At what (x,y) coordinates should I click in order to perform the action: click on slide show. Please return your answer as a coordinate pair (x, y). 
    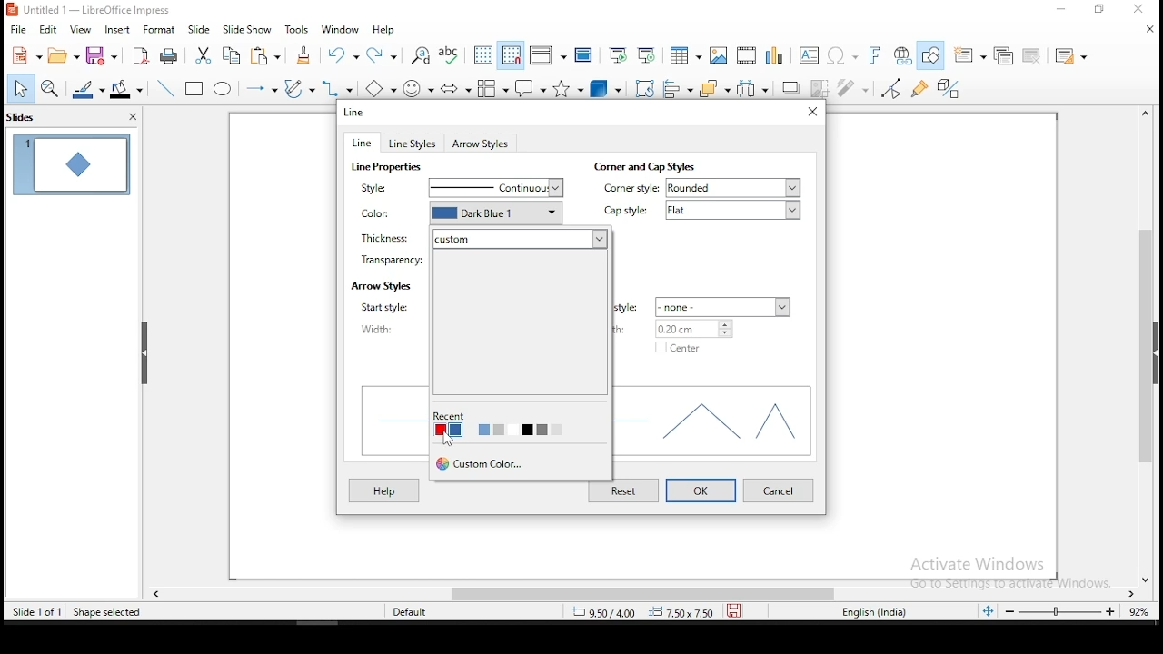
    Looking at the image, I should click on (246, 28).